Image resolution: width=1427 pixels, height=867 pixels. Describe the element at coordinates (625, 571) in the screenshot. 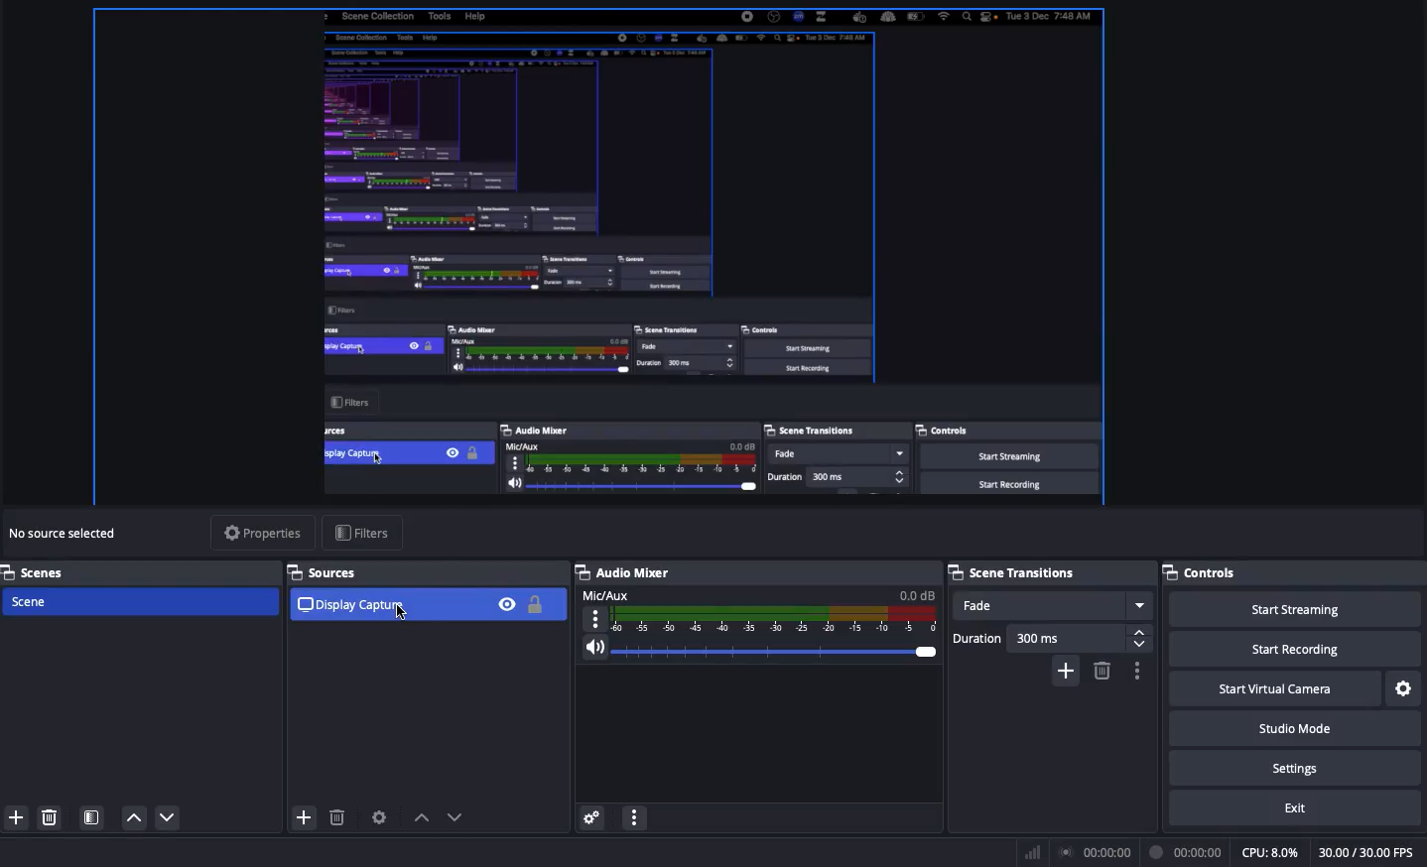

I see `Audio mixer` at that location.